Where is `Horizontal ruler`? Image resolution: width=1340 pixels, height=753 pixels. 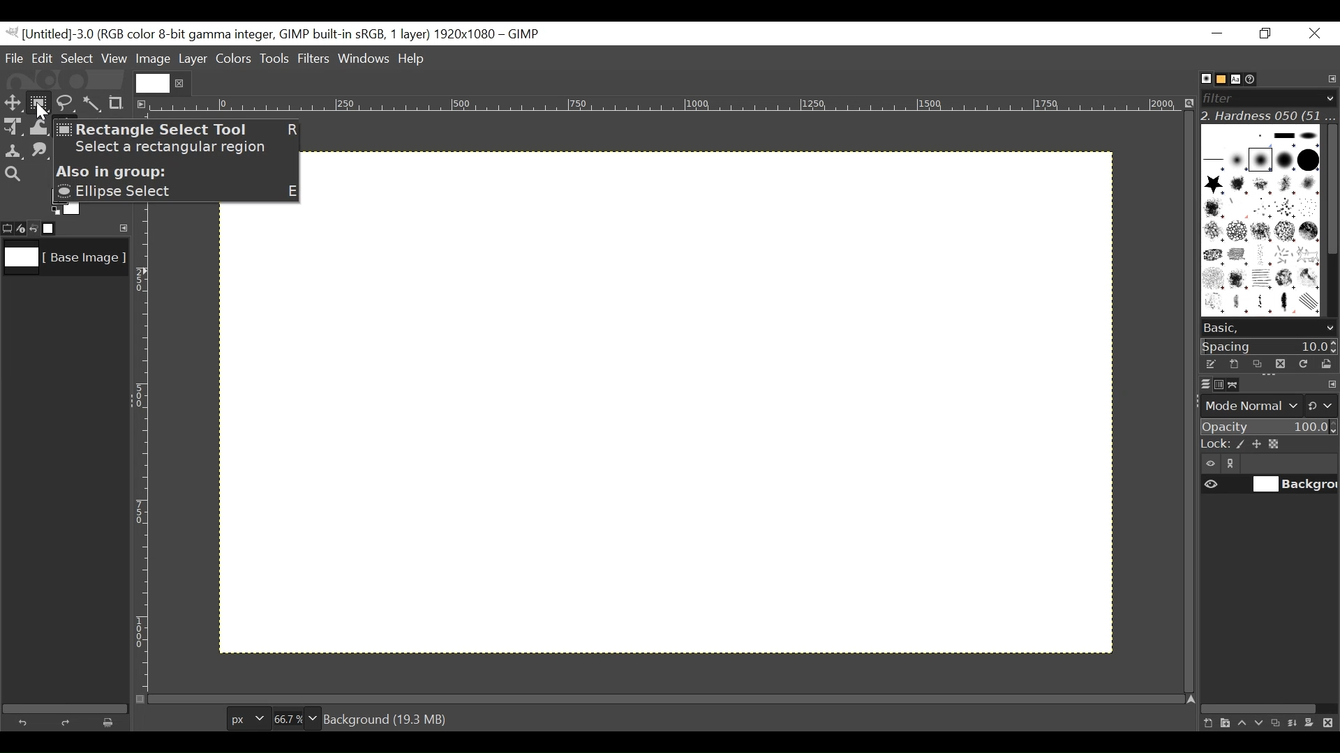 Horizontal ruler is located at coordinates (667, 107).